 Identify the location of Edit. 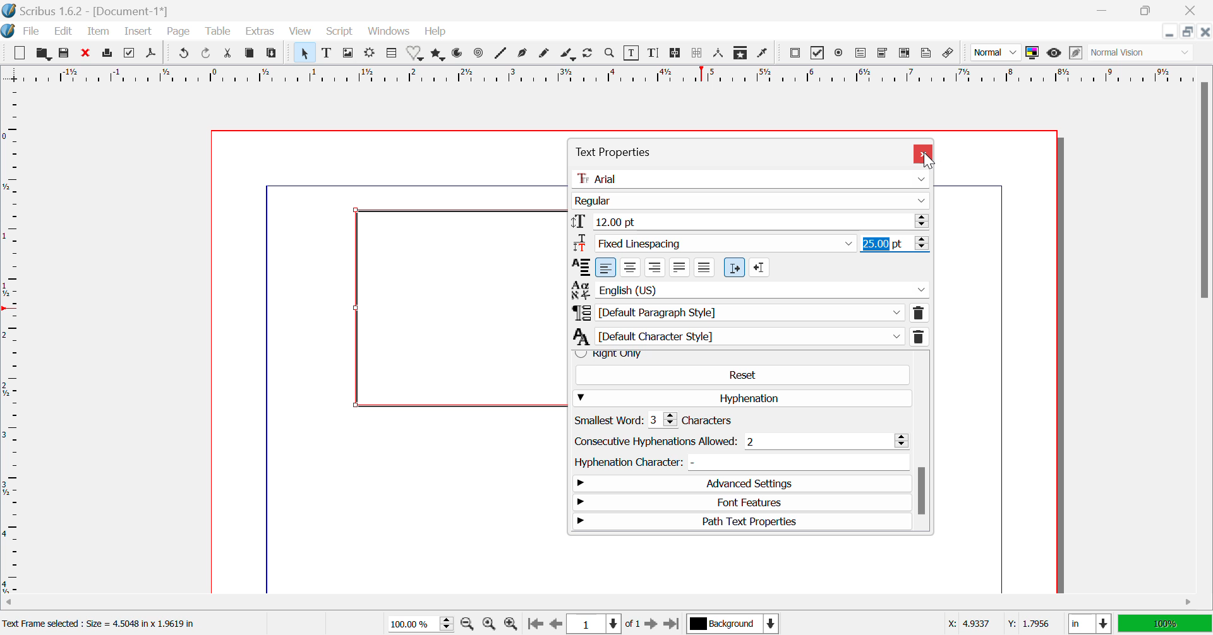
(65, 33).